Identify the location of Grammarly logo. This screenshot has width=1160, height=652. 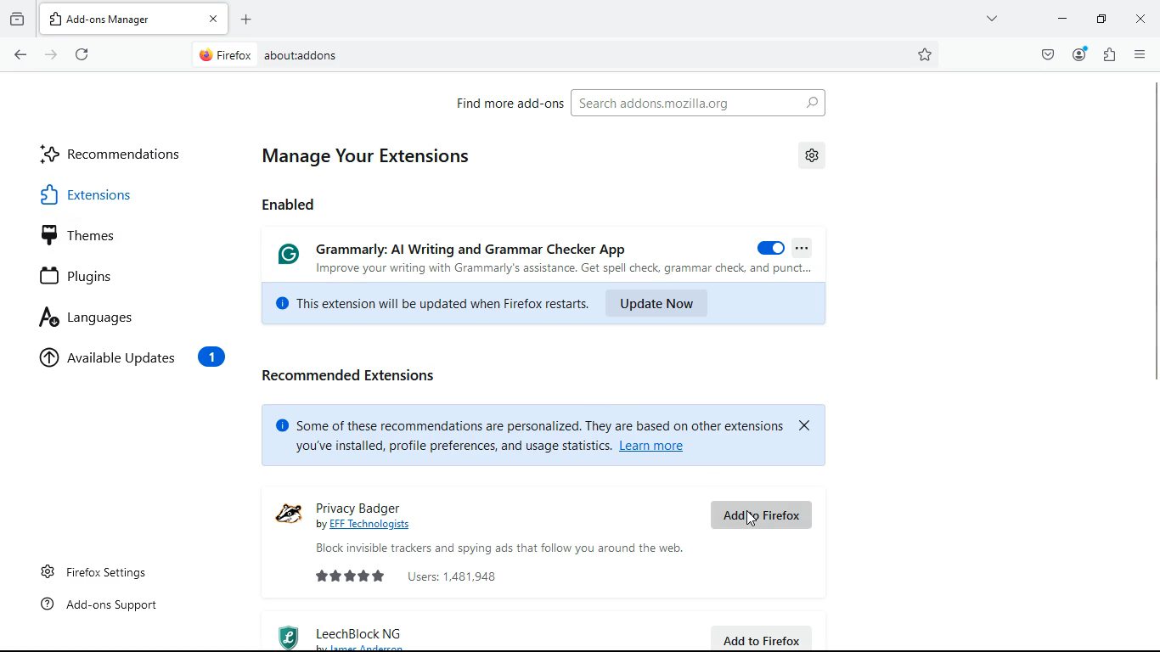
(285, 256).